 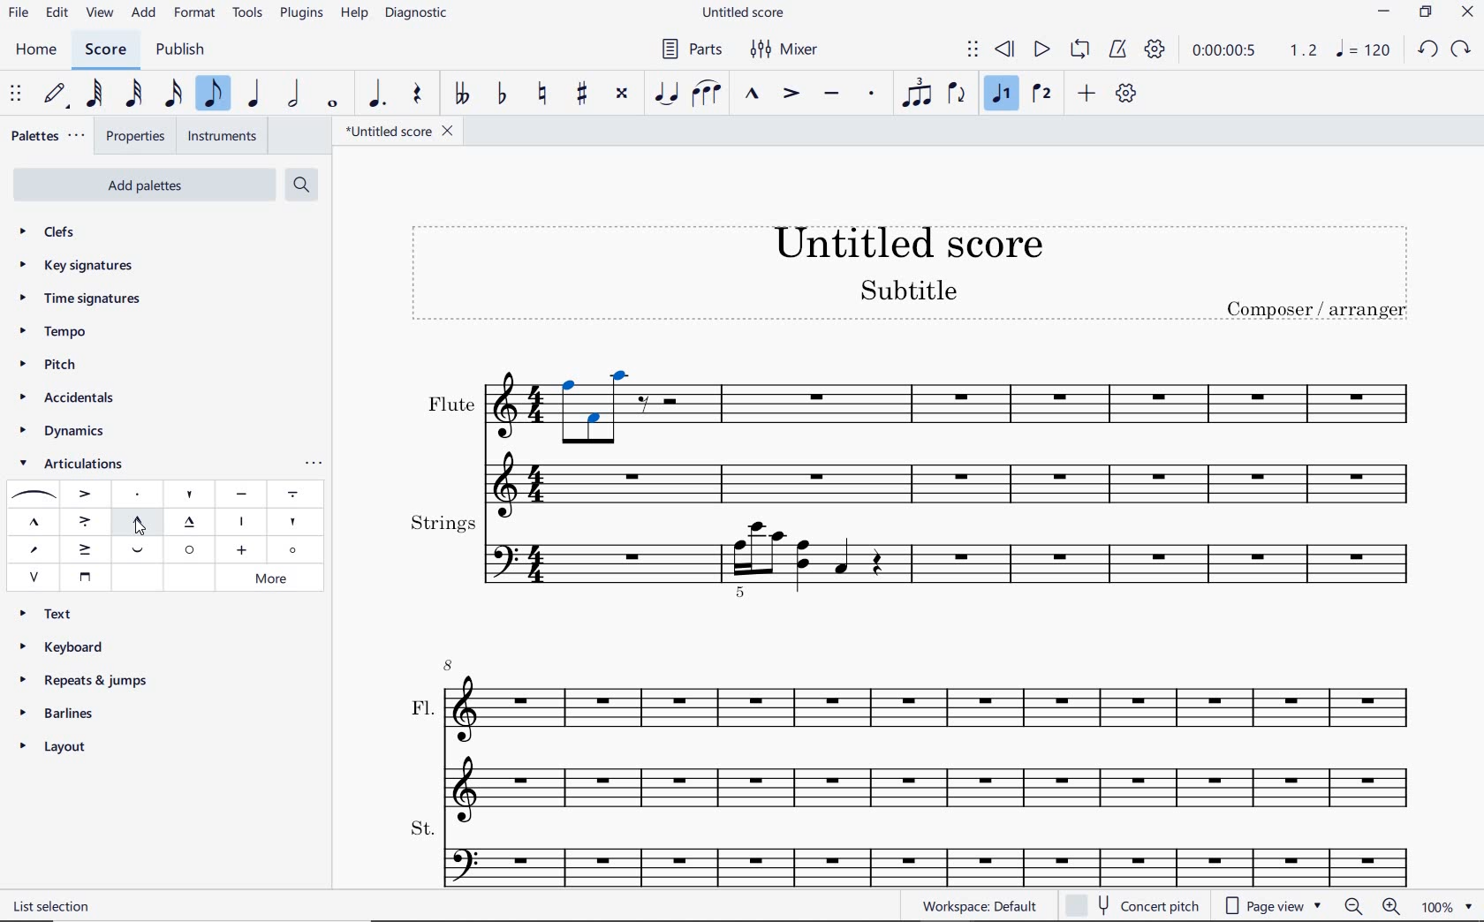 What do you see at coordinates (503, 92) in the screenshot?
I see `TOGGLE FLAT` at bounding box center [503, 92].